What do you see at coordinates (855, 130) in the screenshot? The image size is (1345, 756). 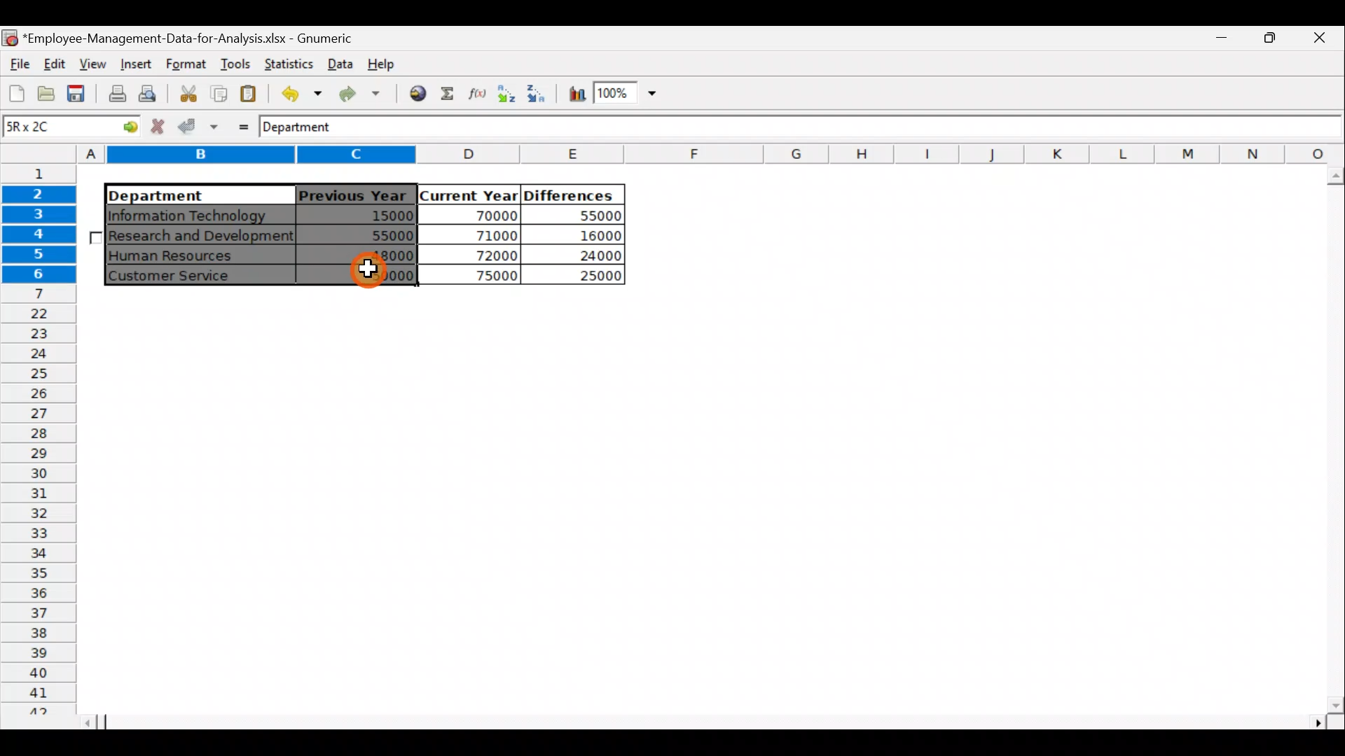 I see `Formula bar` at bounding box center [855, 130].